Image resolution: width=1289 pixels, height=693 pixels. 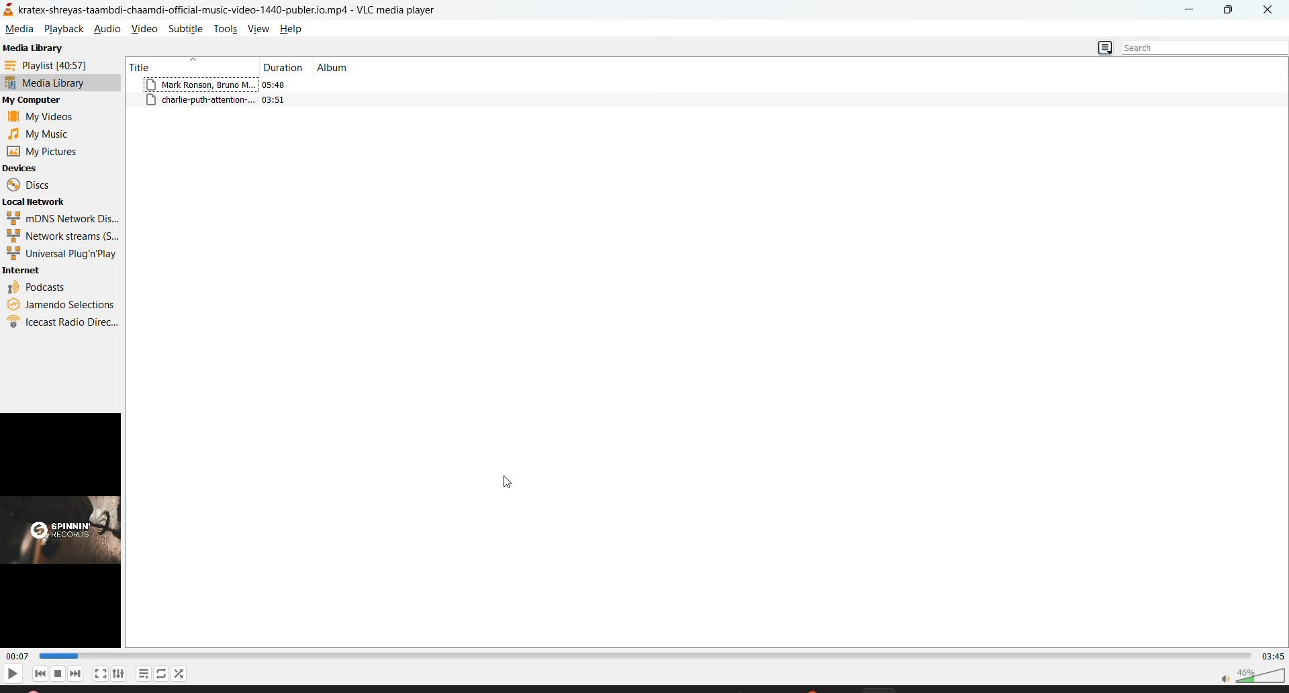 I want to click on track slider, so click(x=648, y=656).